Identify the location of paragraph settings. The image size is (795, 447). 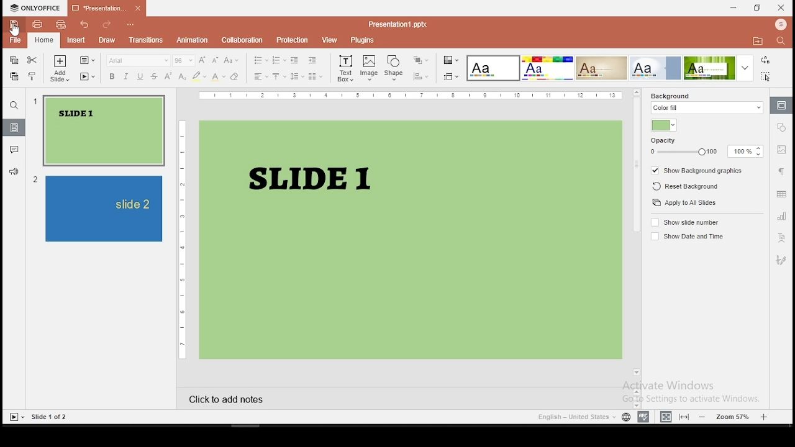
(783, 174).